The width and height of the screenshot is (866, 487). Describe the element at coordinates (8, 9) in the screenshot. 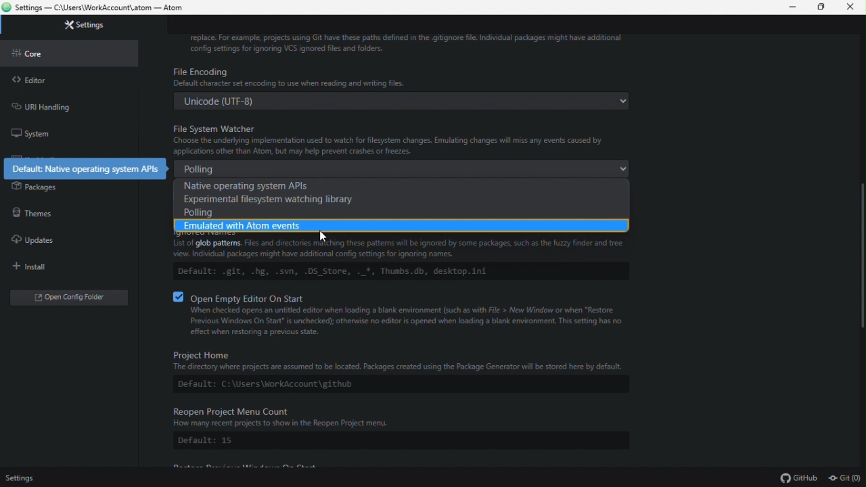

I see `atom logo` at that location.